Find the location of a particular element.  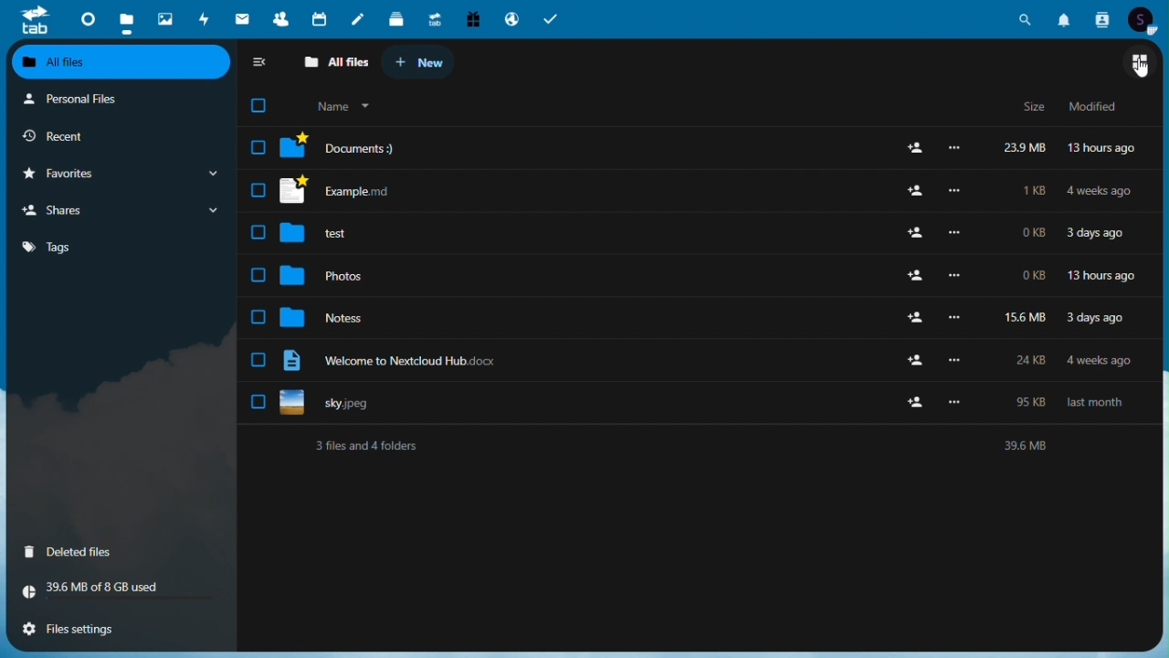

storage is located at coordinates (116, 589).